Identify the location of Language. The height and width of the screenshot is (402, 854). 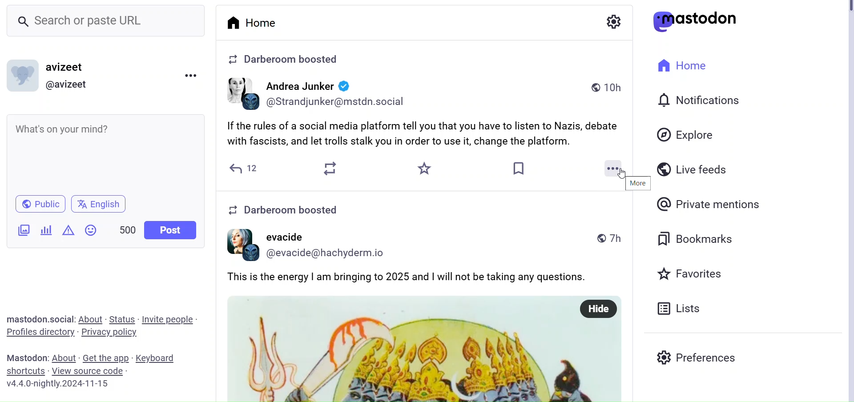
(98, 203).